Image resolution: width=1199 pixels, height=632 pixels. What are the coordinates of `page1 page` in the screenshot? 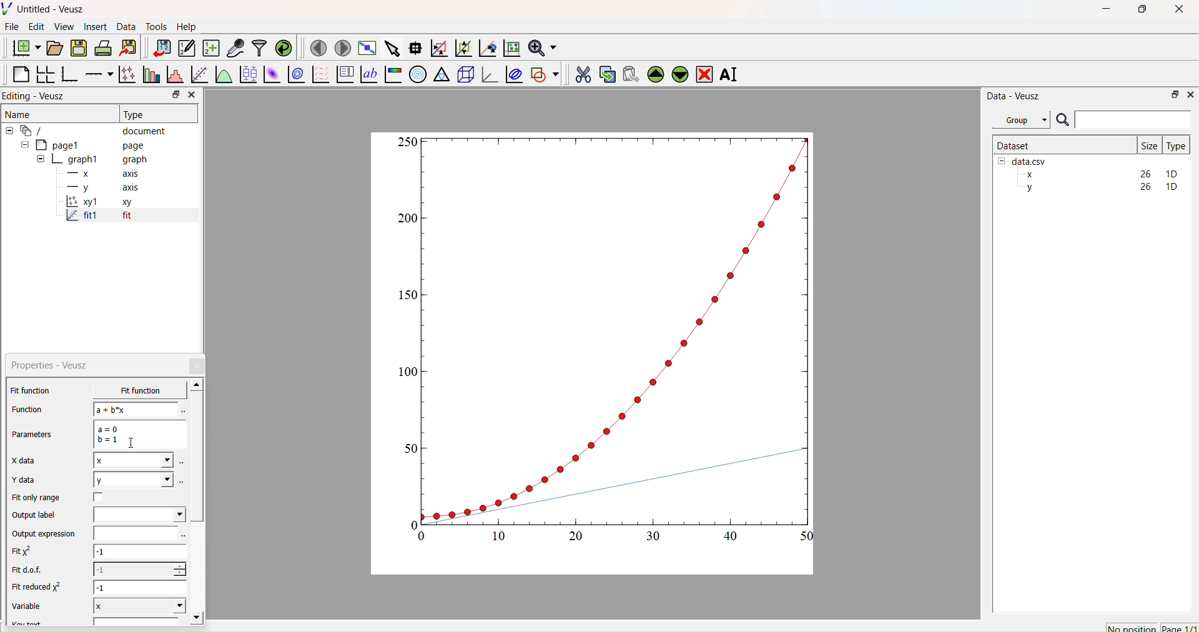 It's located at (83, 144).